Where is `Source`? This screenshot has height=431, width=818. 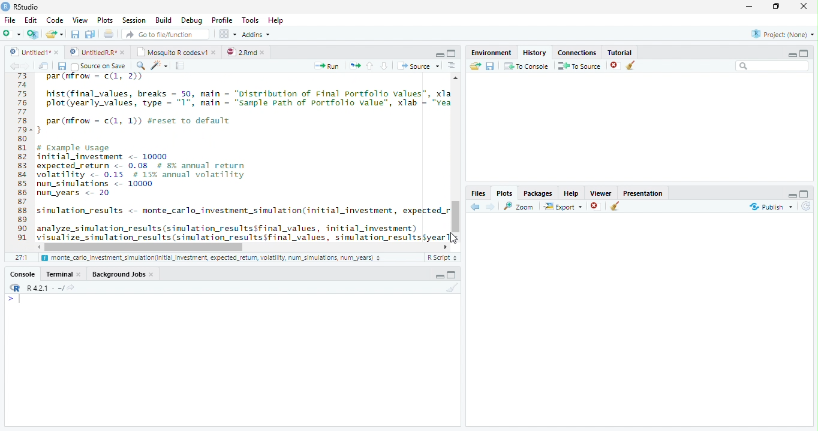 Source is located at coordinates (417, 65).